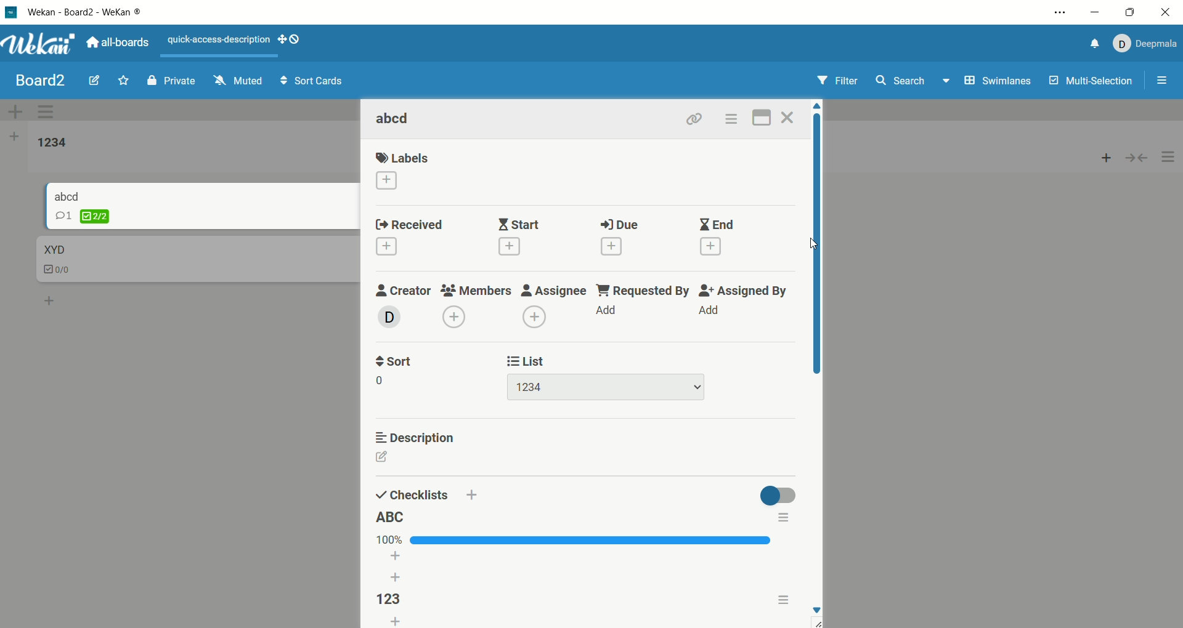 The height and width of the screenshot is (628, 1183). Describe the element at coordinates (386, 379) in the screenshot. I see `0` at that location.